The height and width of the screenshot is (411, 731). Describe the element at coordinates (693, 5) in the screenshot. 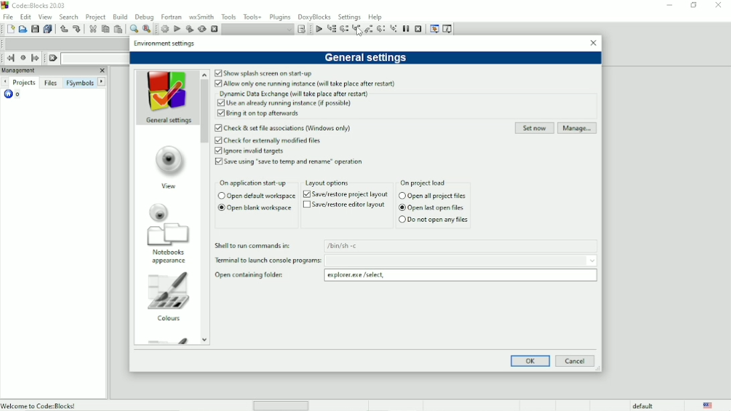

I see `Restore down` at that location.